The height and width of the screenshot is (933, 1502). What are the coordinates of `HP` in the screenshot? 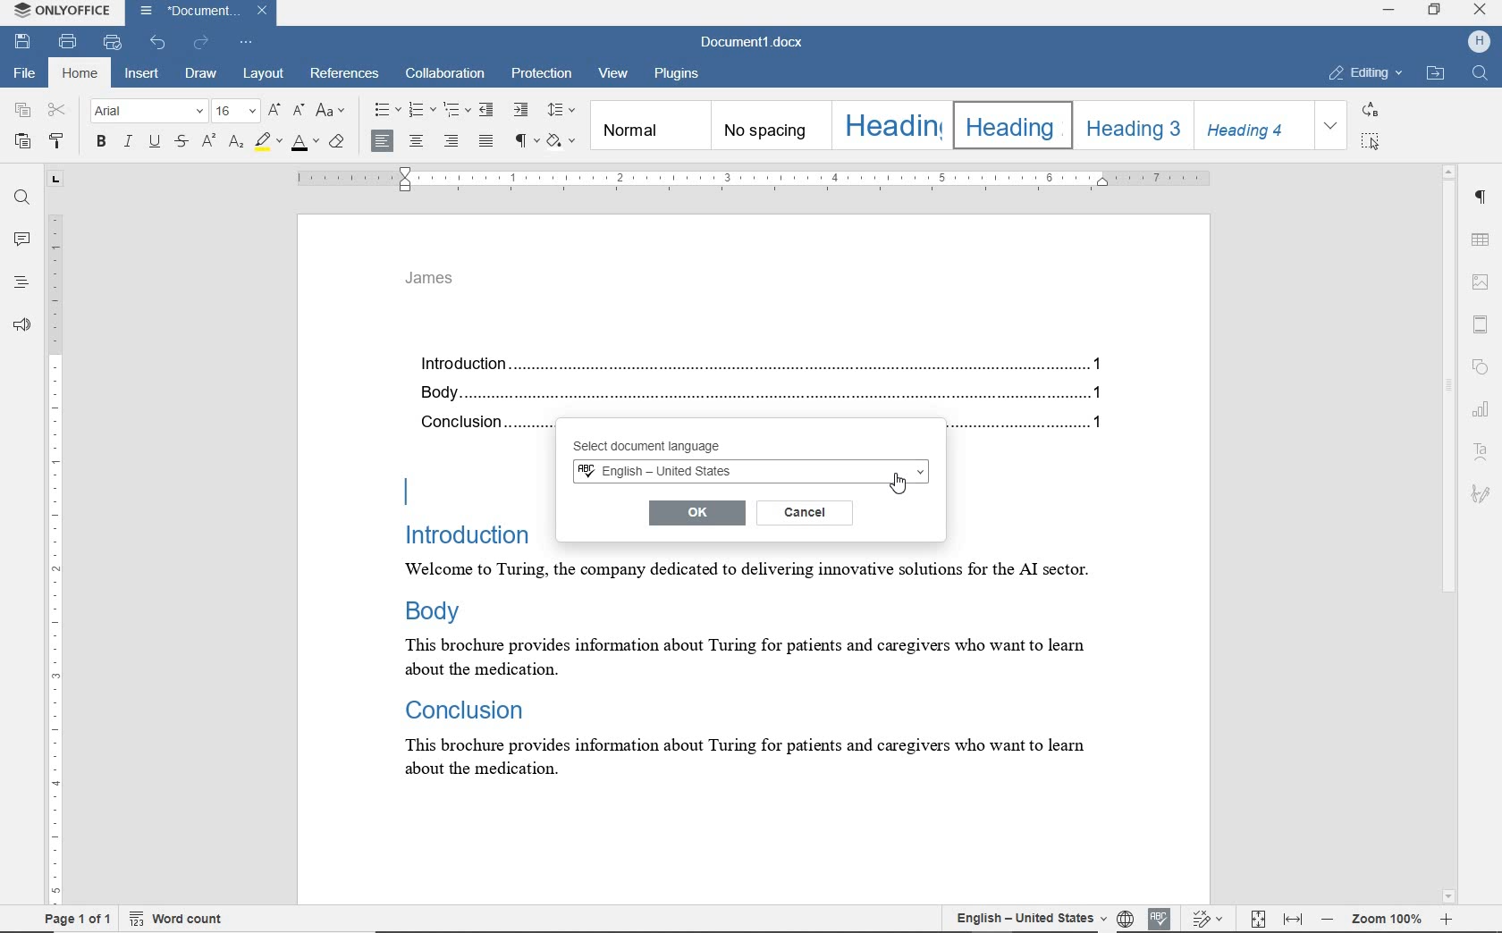 It's located at (1478, 42).